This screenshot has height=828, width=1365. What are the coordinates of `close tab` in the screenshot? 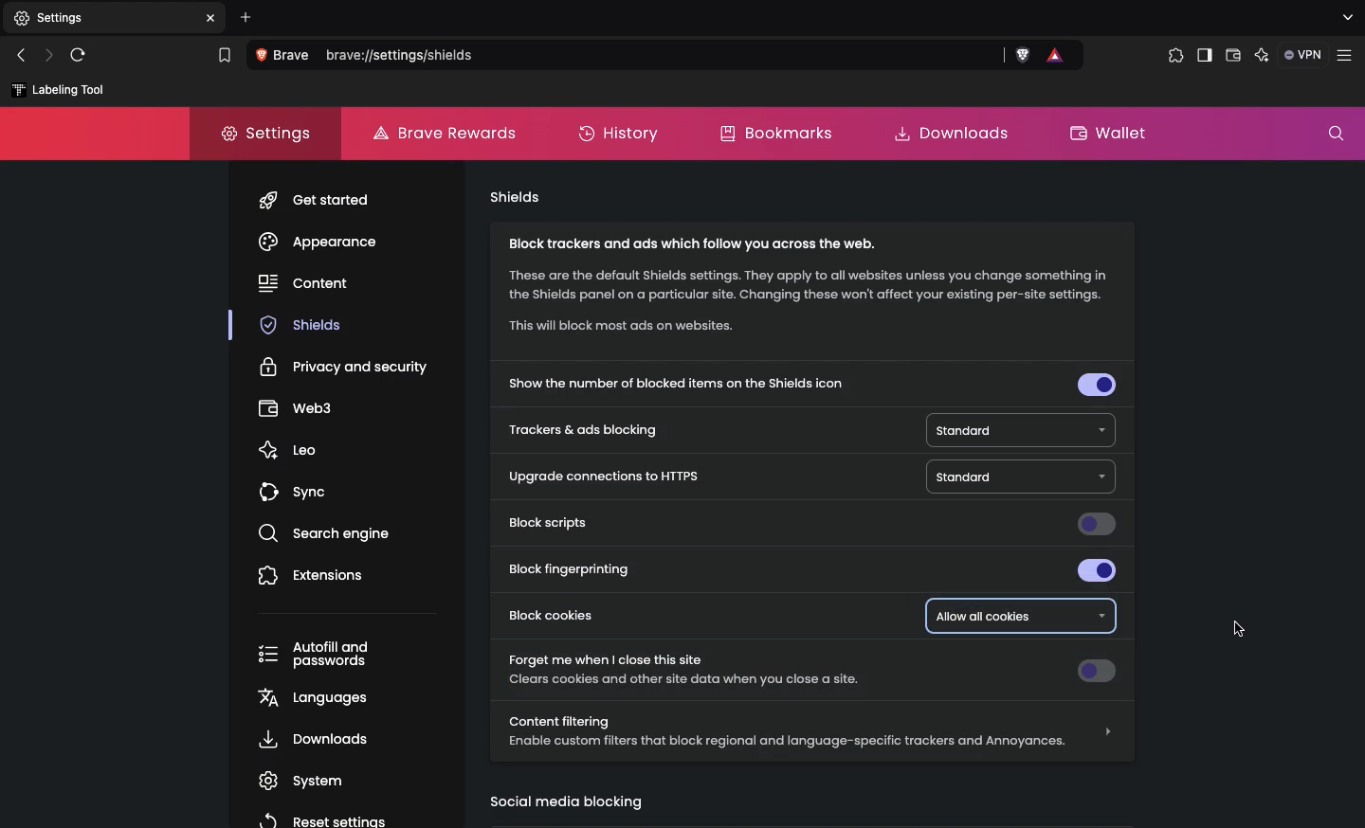 It's located at (212, 18).